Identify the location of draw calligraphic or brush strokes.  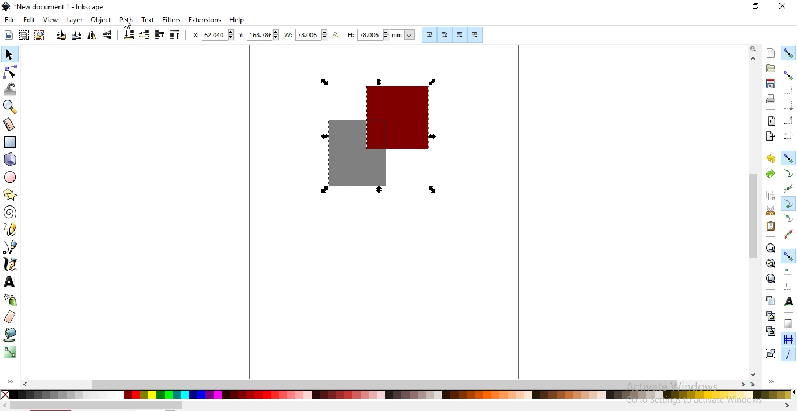
(11, 265).